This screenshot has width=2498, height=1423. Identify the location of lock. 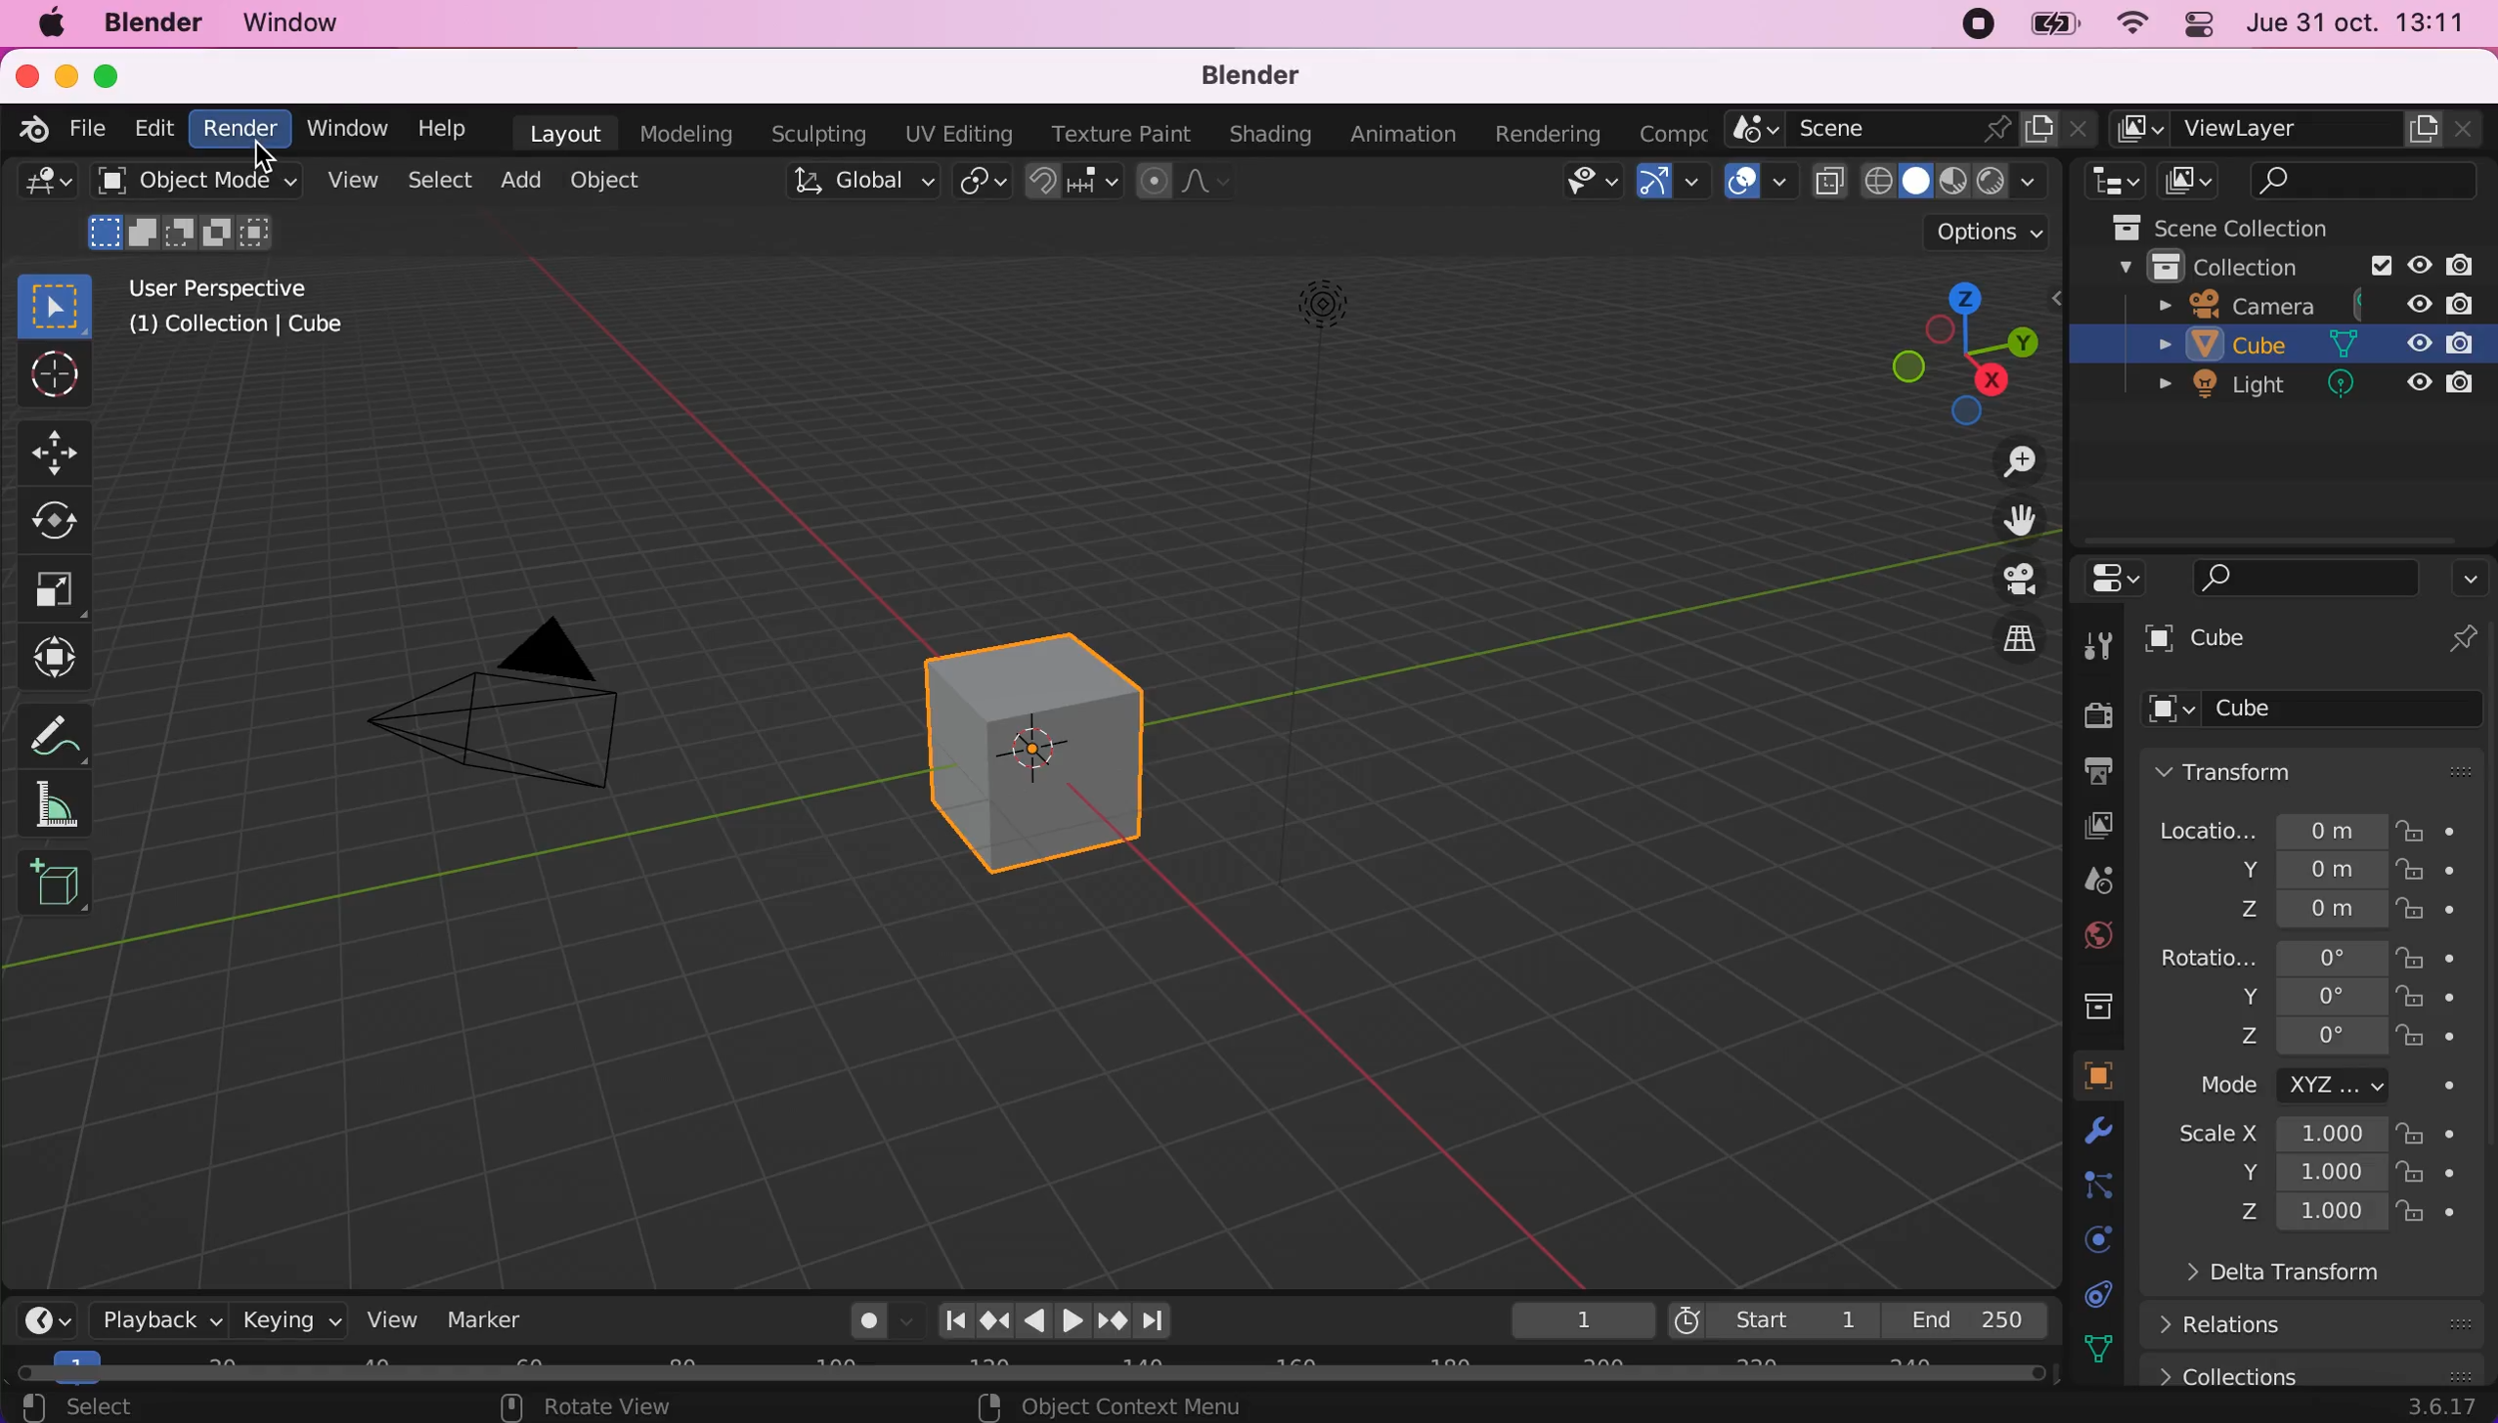
(2434, 1002).